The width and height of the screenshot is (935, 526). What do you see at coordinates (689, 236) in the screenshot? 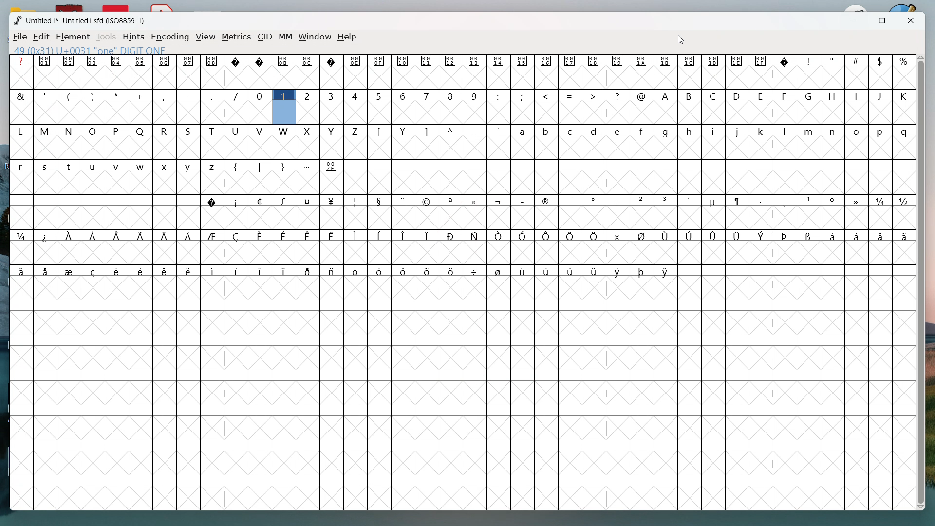
I see `symbol` at bounding box center [689, 236].